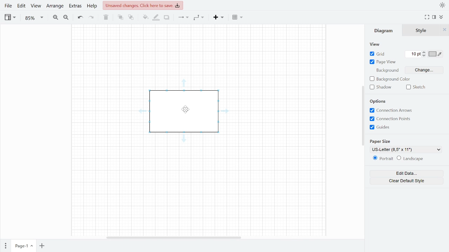 This screenshot has height=252, width=449. Describe the element at coordinates (442, 17) in the screenshot. I see `Collapse` at that location.